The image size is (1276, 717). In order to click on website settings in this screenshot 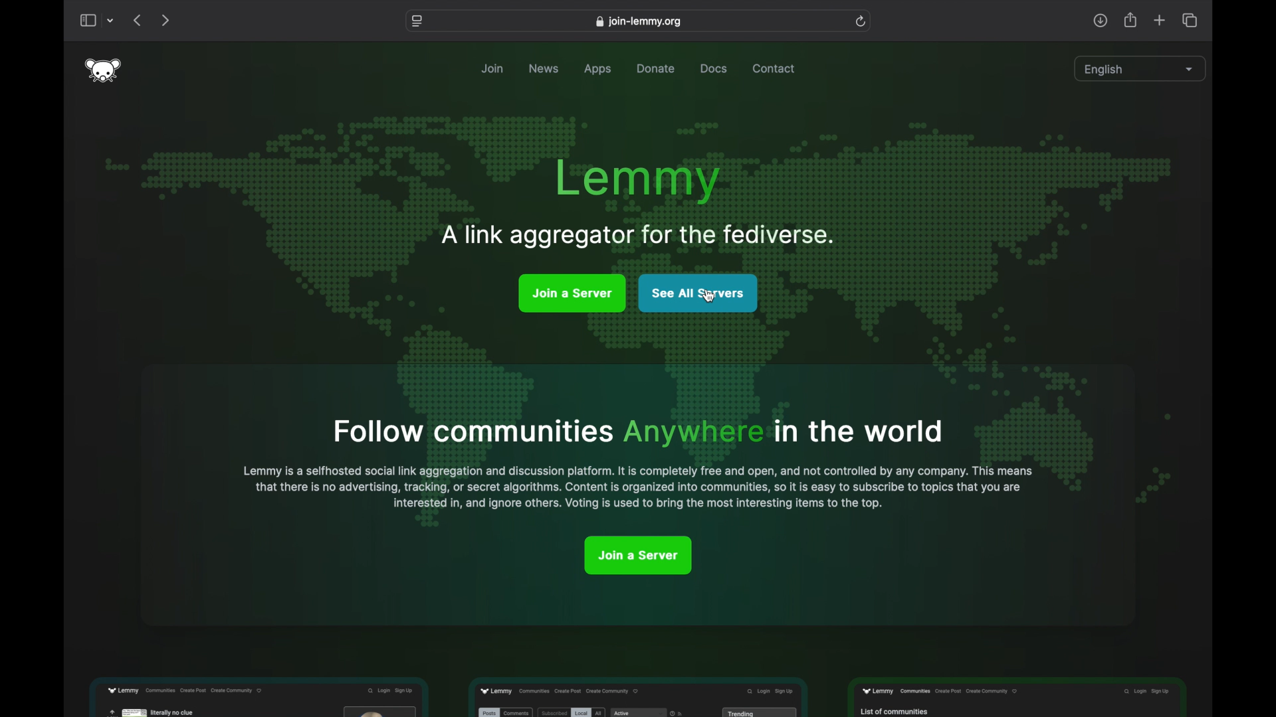, I will do `click(416, 21)`.